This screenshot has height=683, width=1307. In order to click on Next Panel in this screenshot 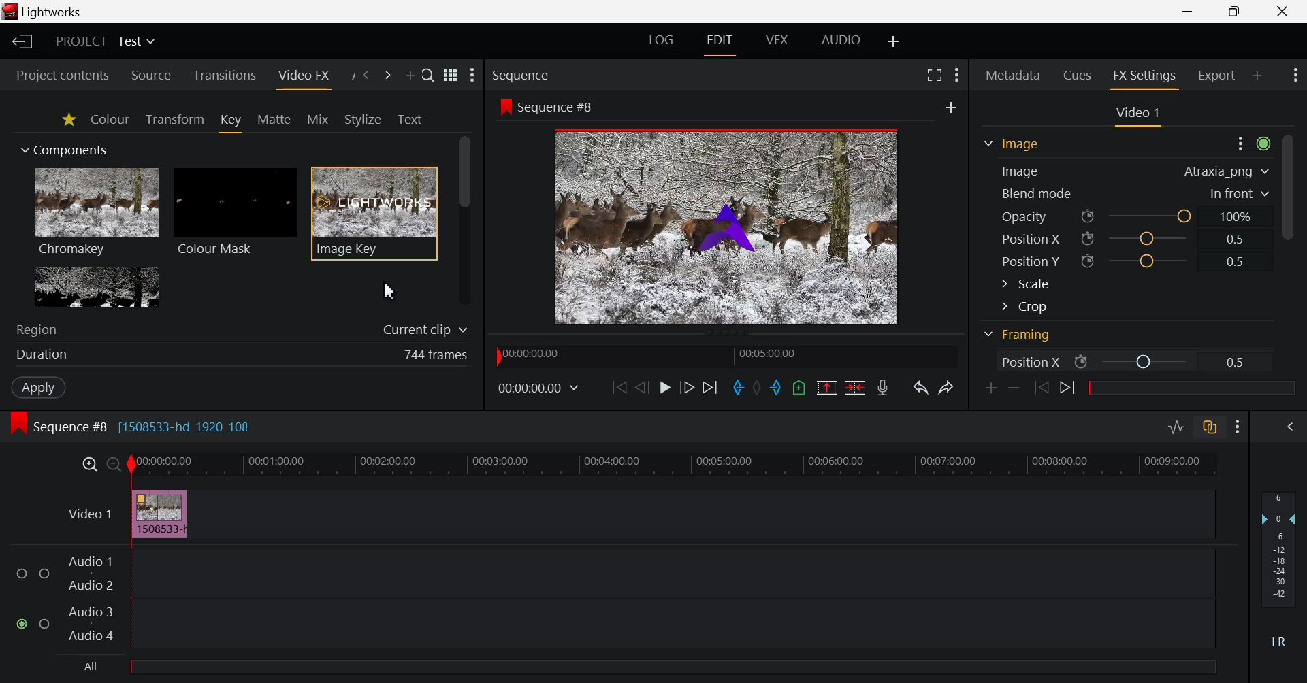, I will do `click(387, 75)`.